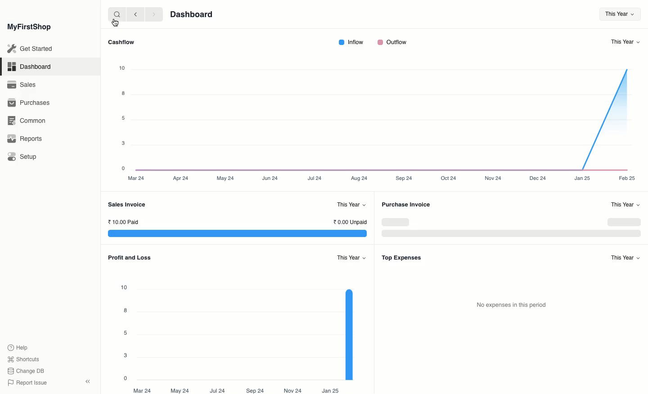 The height and width of the screenshot is (394, 648). What do you see at coordinates (511, 304) in the screenshot?
I see `‘No expenses in this period` at bounding box center [511, 304].